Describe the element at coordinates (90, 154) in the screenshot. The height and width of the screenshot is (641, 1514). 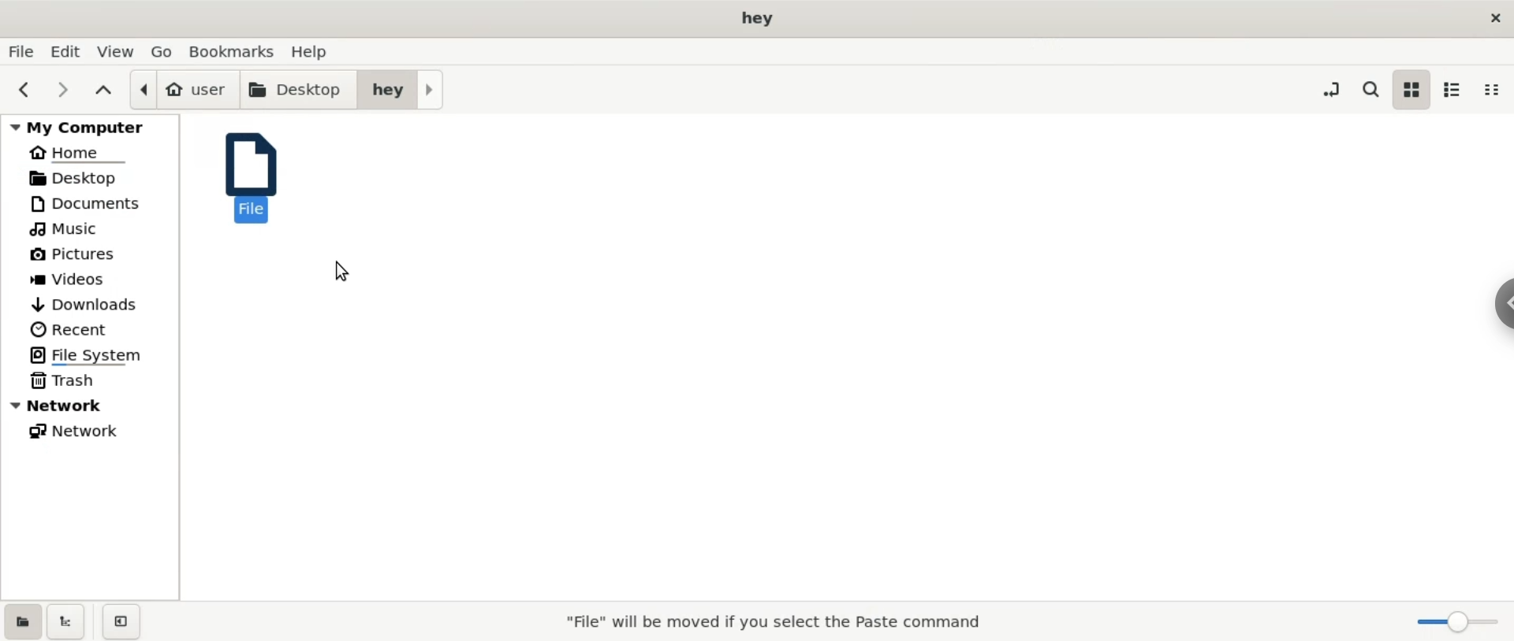
I see `home` at that location.